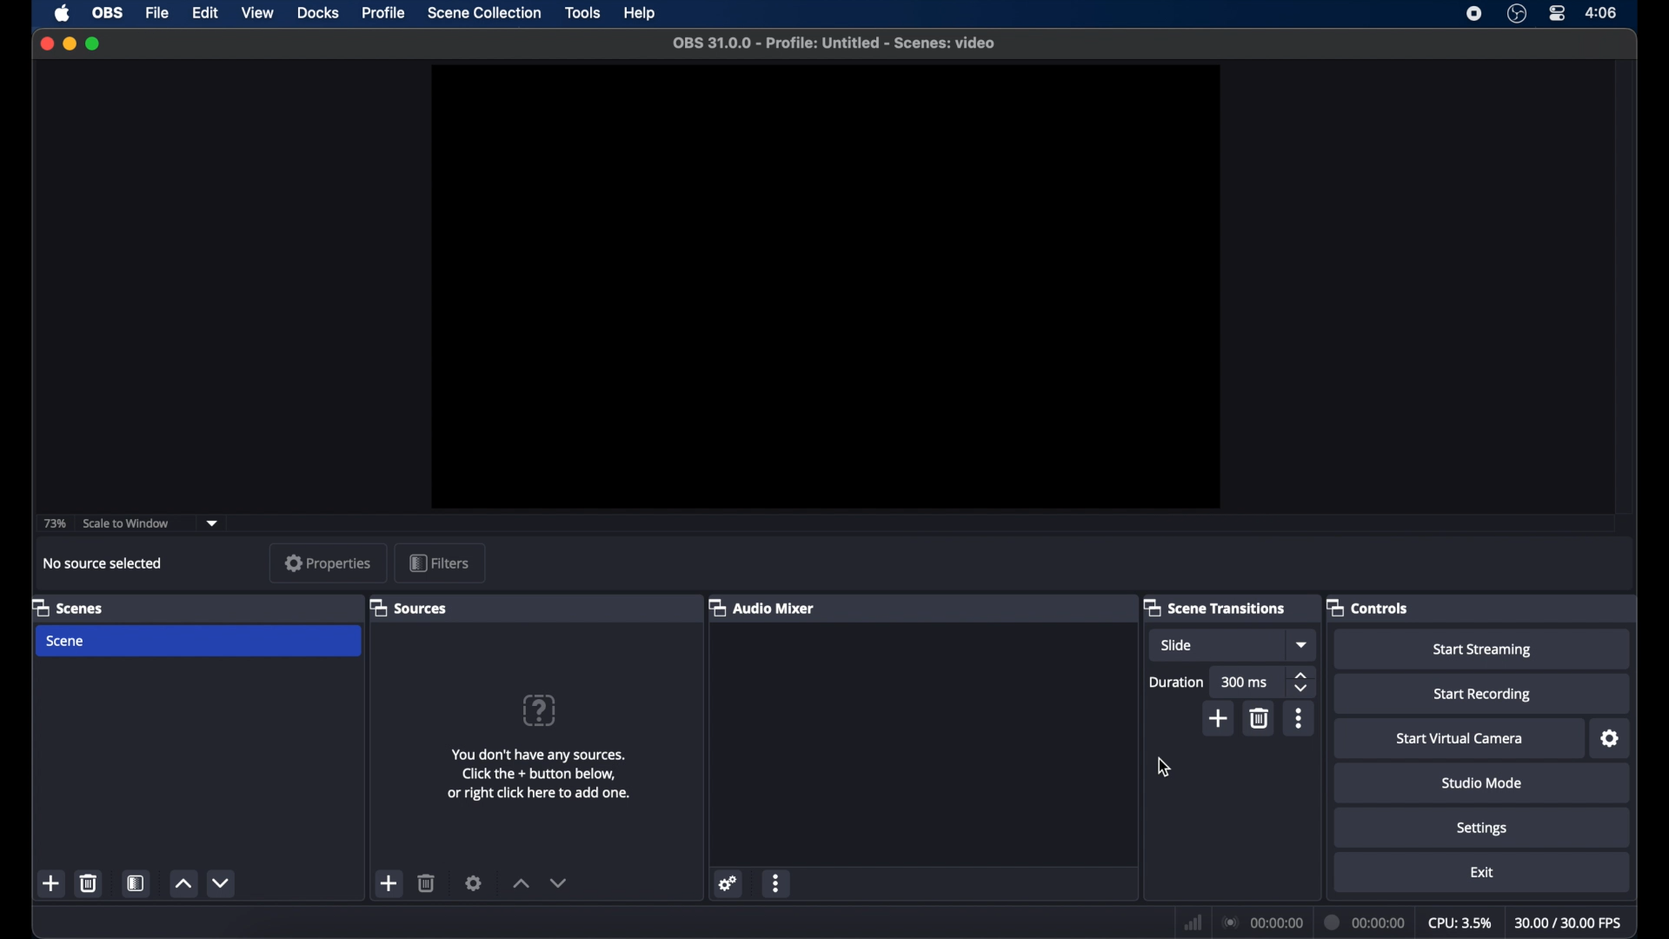 The height and width of the screenshot is (939, 1669). I want to click on info, so click(539, 776).